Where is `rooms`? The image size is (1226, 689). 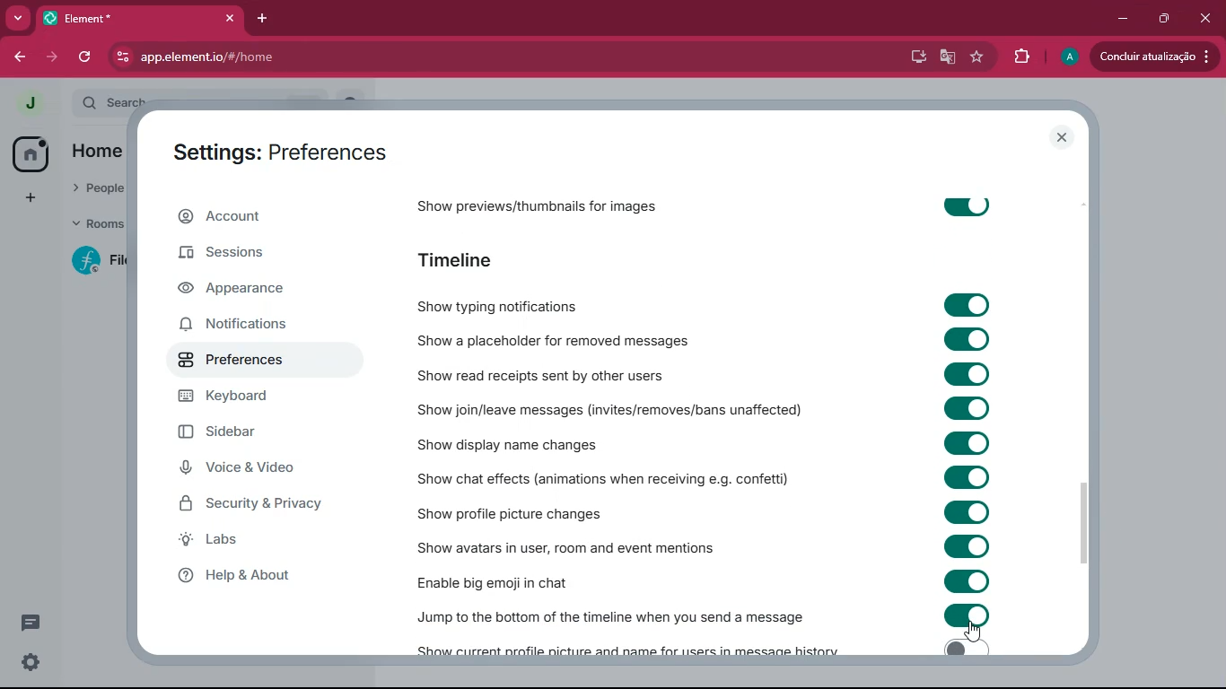
rooms is located at coordinates (96, 226).